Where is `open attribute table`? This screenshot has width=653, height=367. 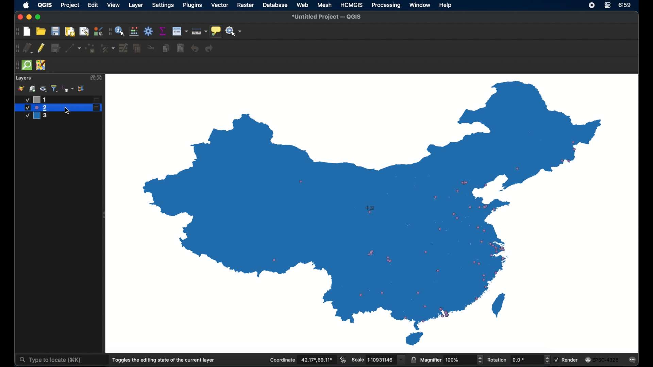
open attribute table is located at coordinates (180, 31).